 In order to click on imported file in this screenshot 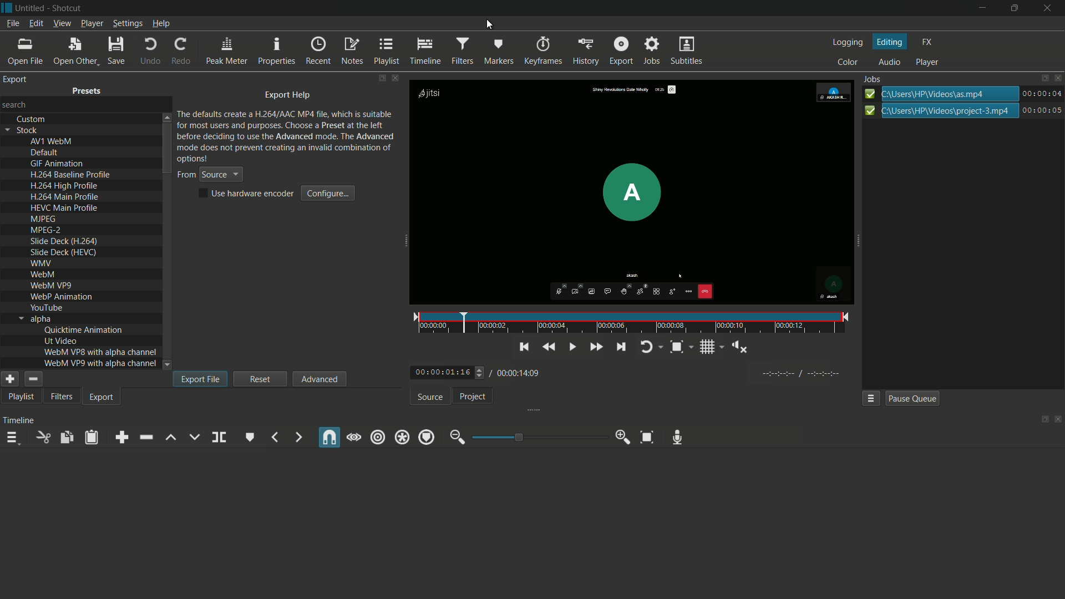, I will do `click(631, 205)`.